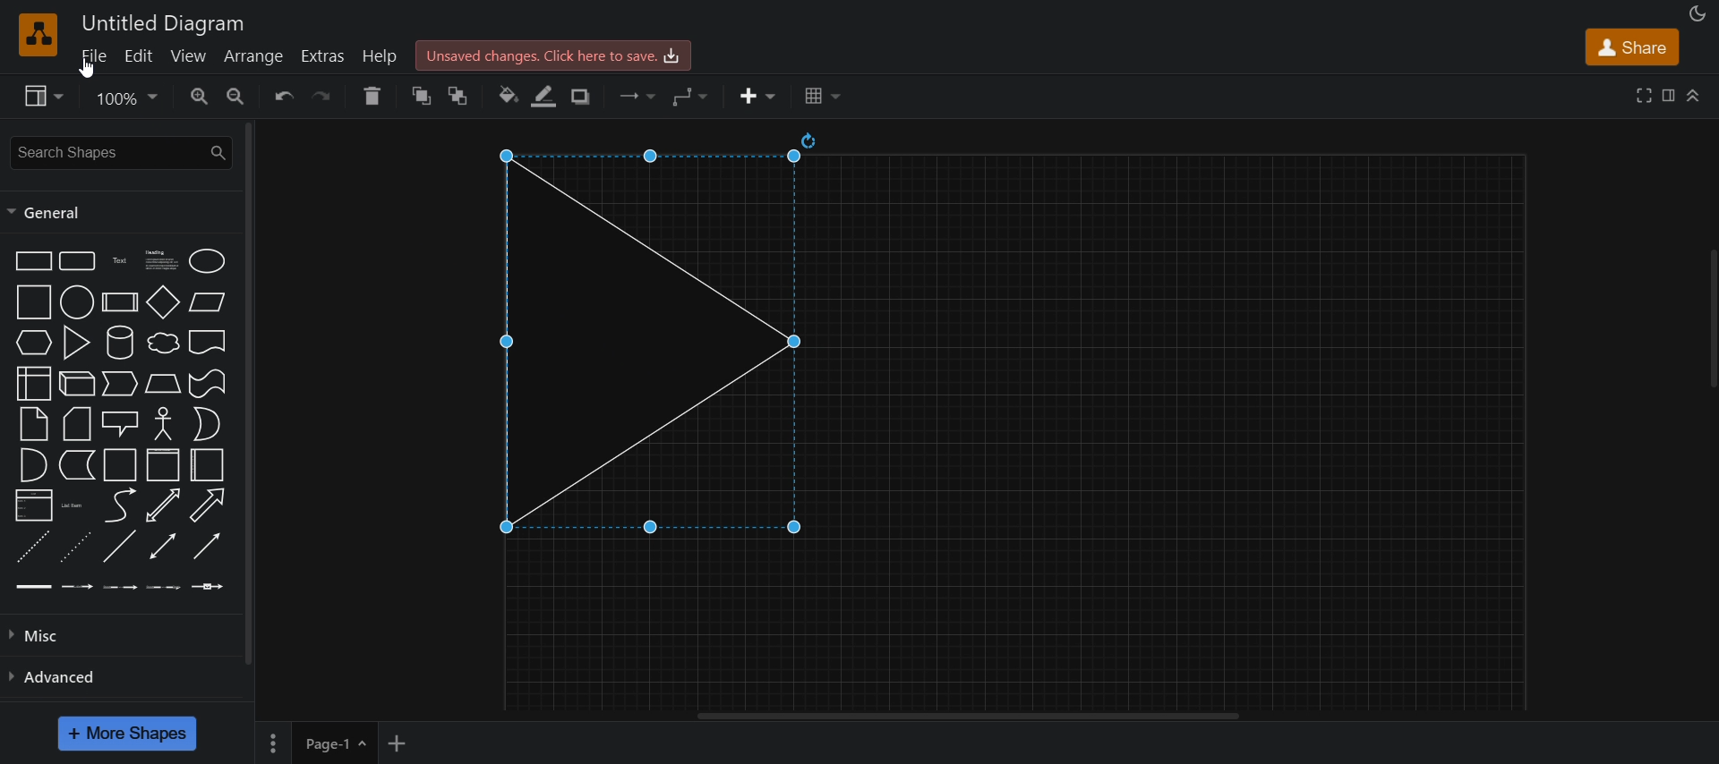 Image resolution: width=1719 pixels, height=764 pixels. What do you see at coordinates (79, 586) in the screenshot?
I see `connector with label` at bounding box center [79, 586].